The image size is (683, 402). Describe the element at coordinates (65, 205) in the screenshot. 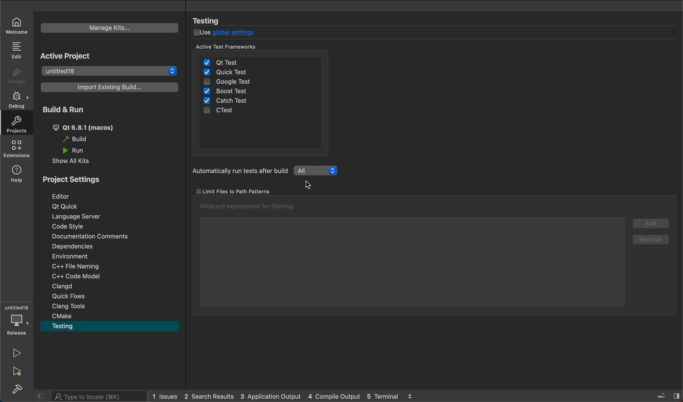

I see `qt quick` at that location.